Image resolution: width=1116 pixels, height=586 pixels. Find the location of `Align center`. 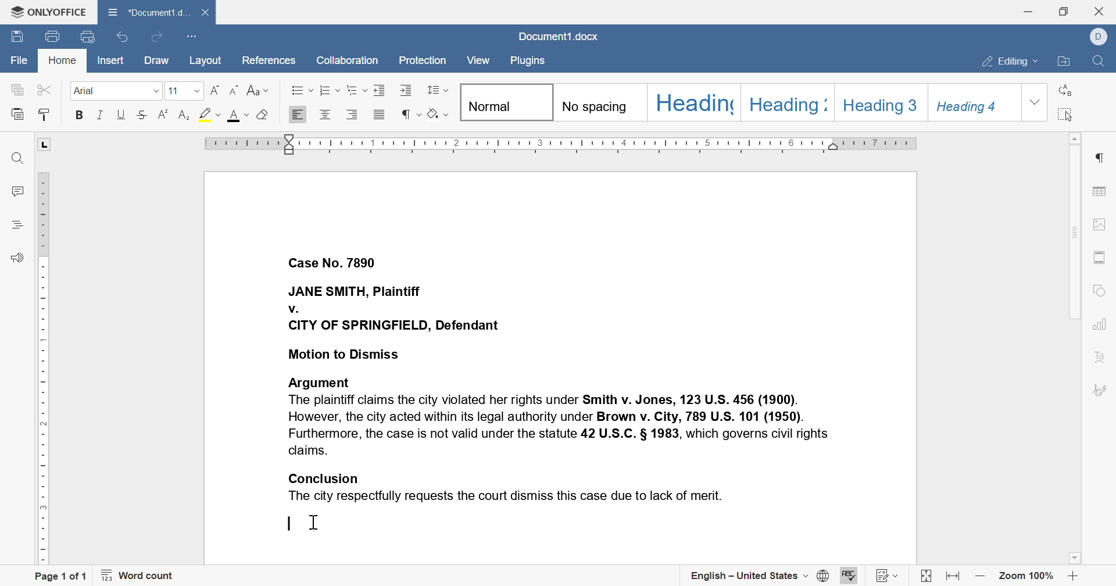

Align center is located at coordinates (325, 116).